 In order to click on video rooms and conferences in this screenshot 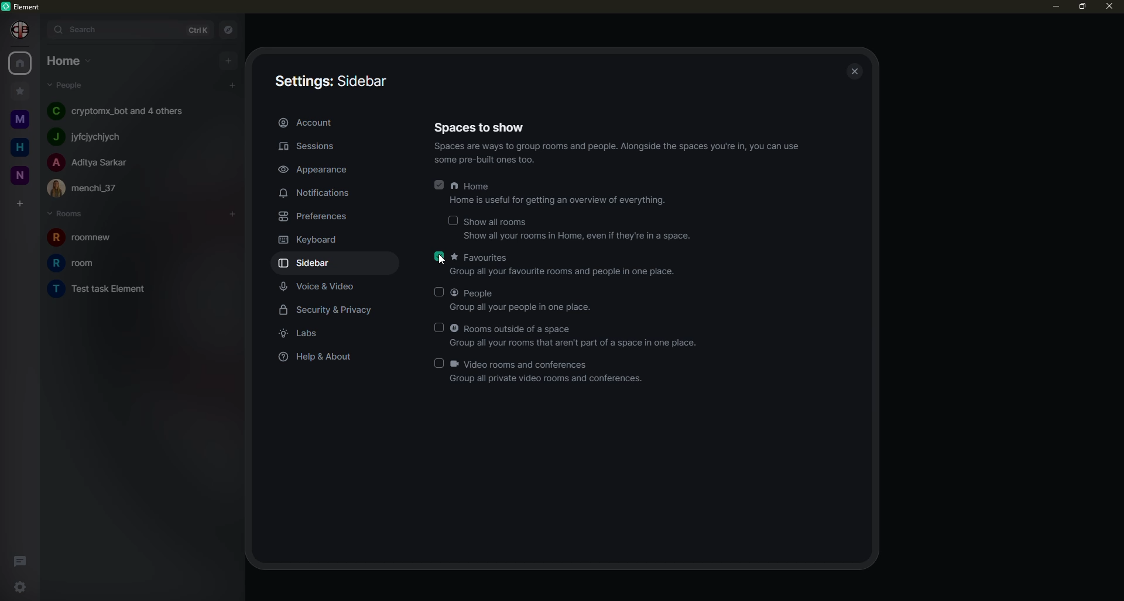, I will do `click(548, 372)`.